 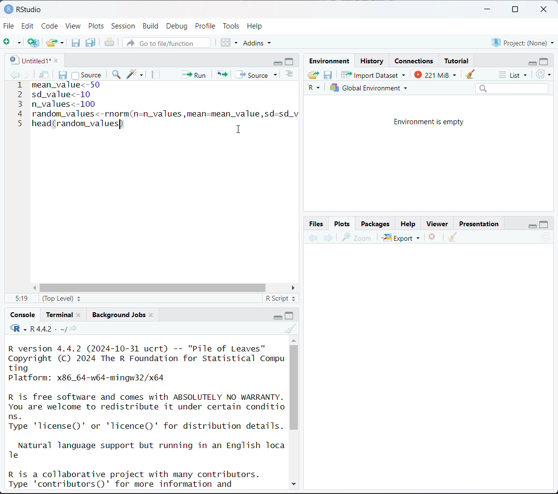 I want to click on line number, so click(x=19, y=105).